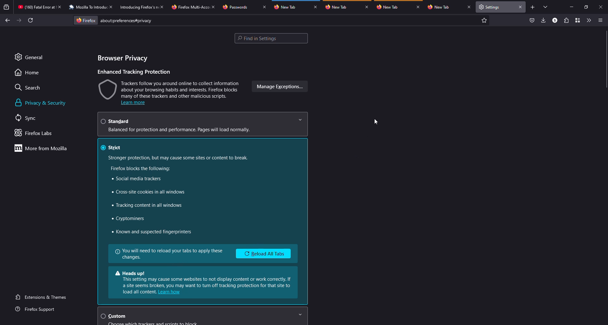  I want to click on firefox blocks the following:, so click(142, 168).